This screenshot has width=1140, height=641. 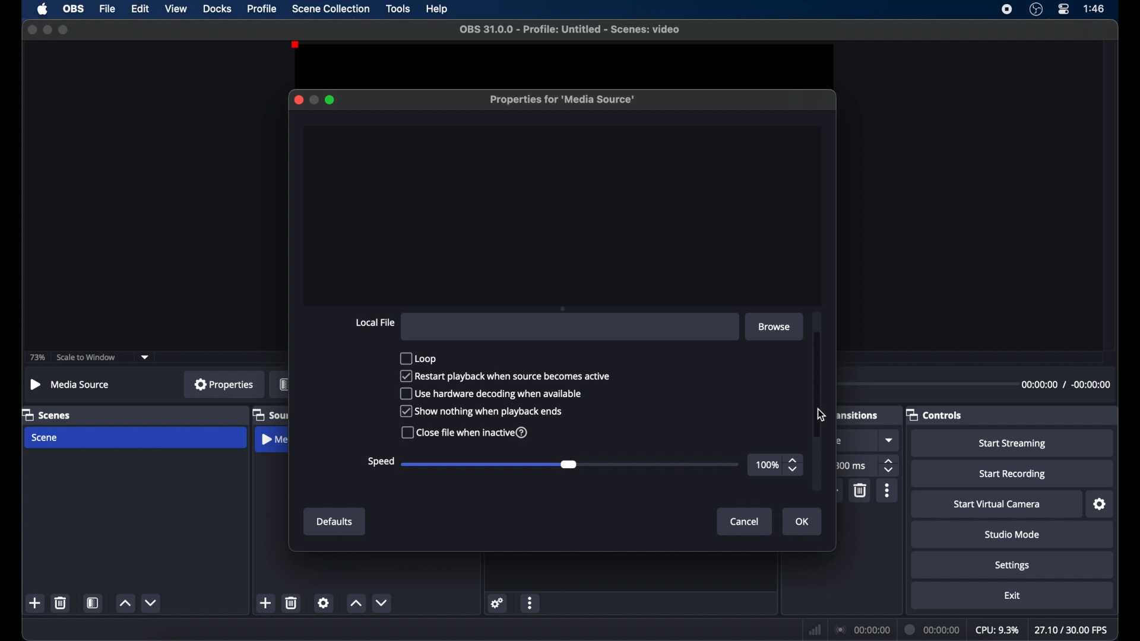 I want to click on duration, so click(x=933, y=630).